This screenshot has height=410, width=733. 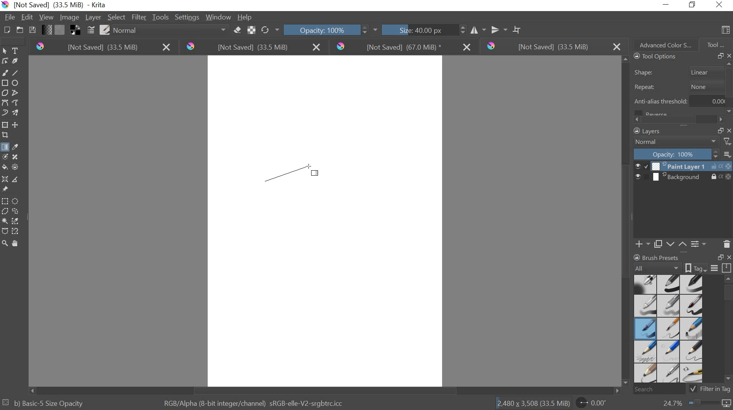 What do you see at coordinates (17, 51) in the screenshot?
I see `text` at bounding box center [17, 51].